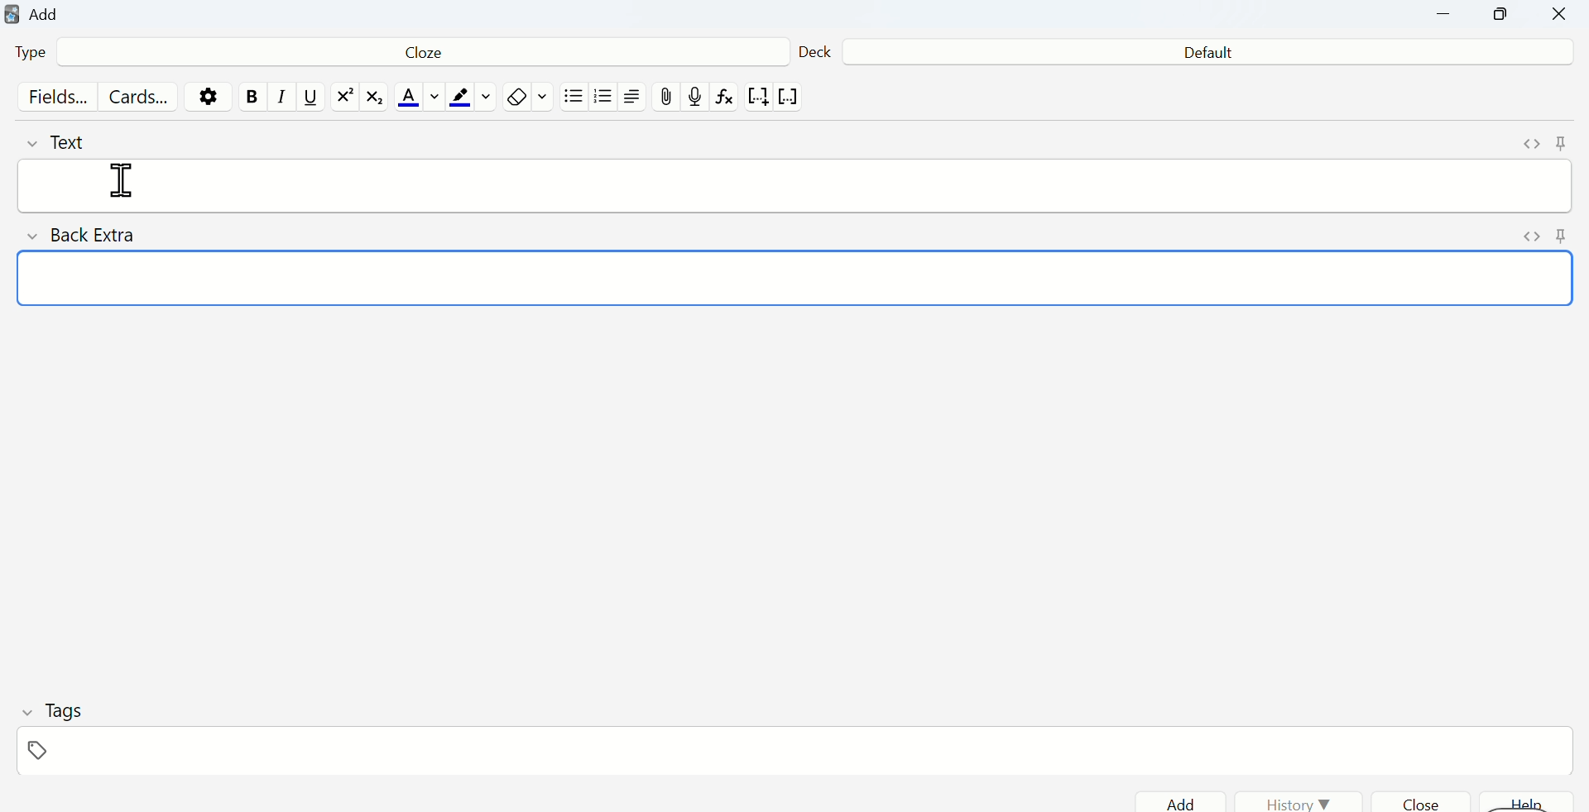 This screenshot has width=1589, height=812. What do you see at coordinates (1429, 800) in the screenshot?
I see `Close` at bounding box center [1429, 800].